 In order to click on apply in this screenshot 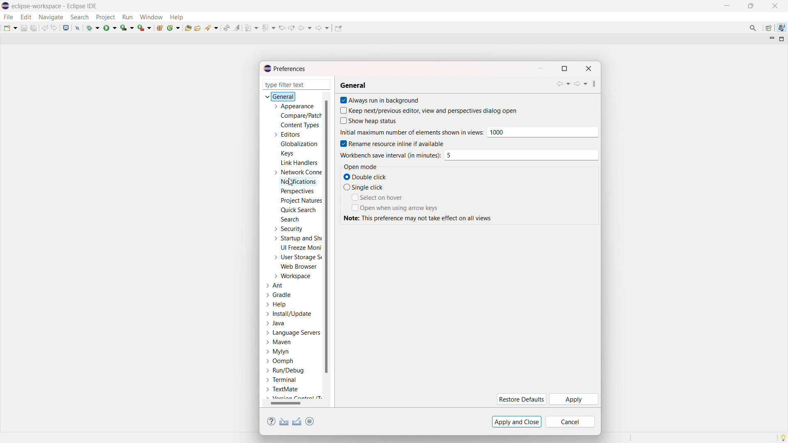, I will do `click(573, 400)`.